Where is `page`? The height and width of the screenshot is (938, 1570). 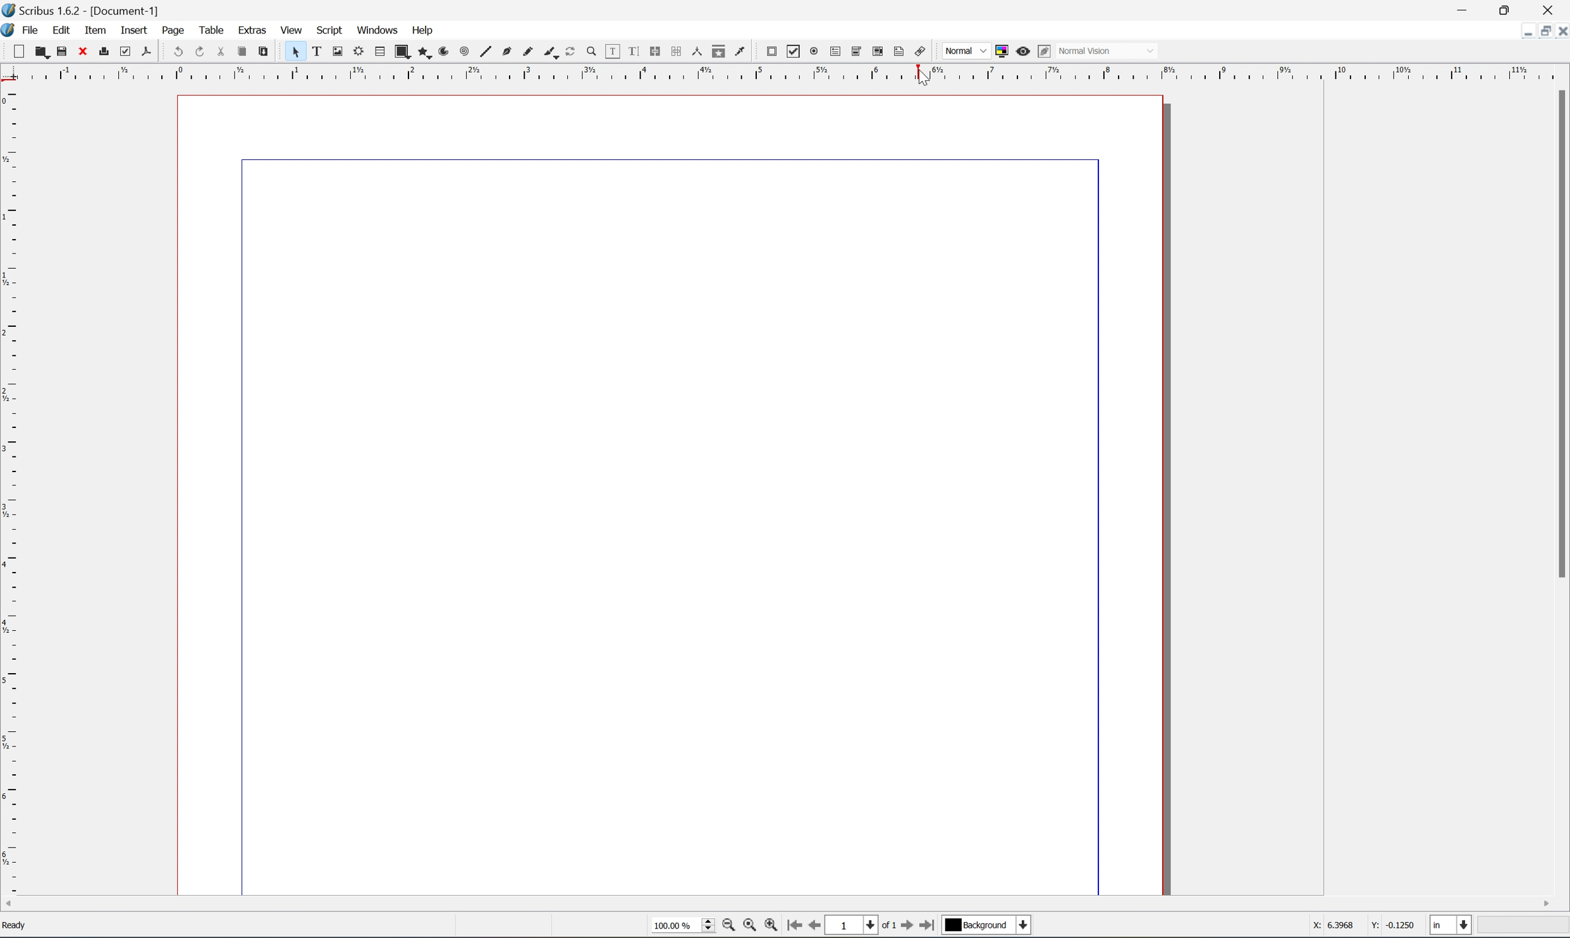
page is located at coordinates (166, 29).